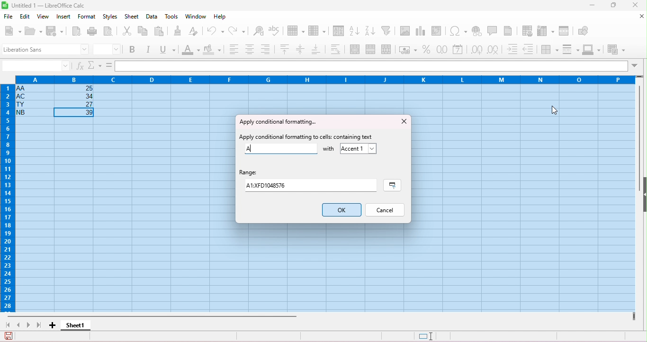 This screenshot has width=647, height=342. I want to click on cancel, so click(387, 211).